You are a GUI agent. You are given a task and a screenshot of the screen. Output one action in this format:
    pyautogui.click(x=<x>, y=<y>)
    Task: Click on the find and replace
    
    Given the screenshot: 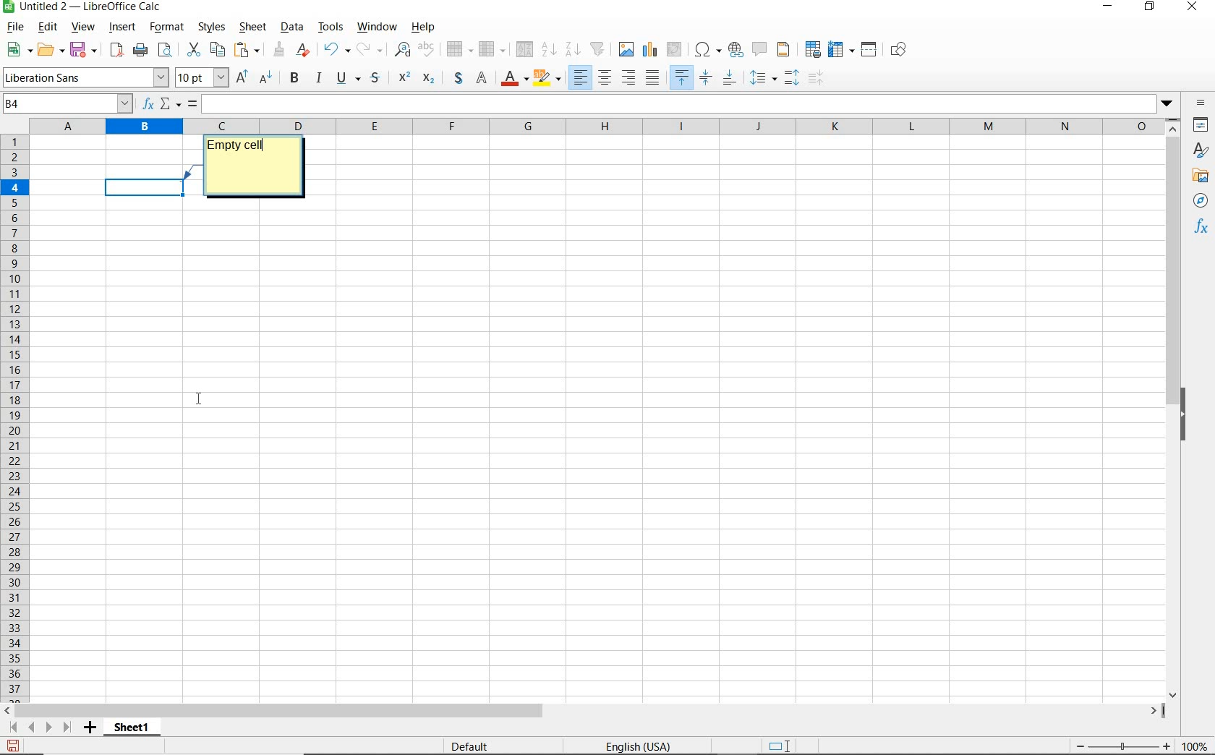 What is the action you would take?
    pyautogui.click(x=401, y=50)
    